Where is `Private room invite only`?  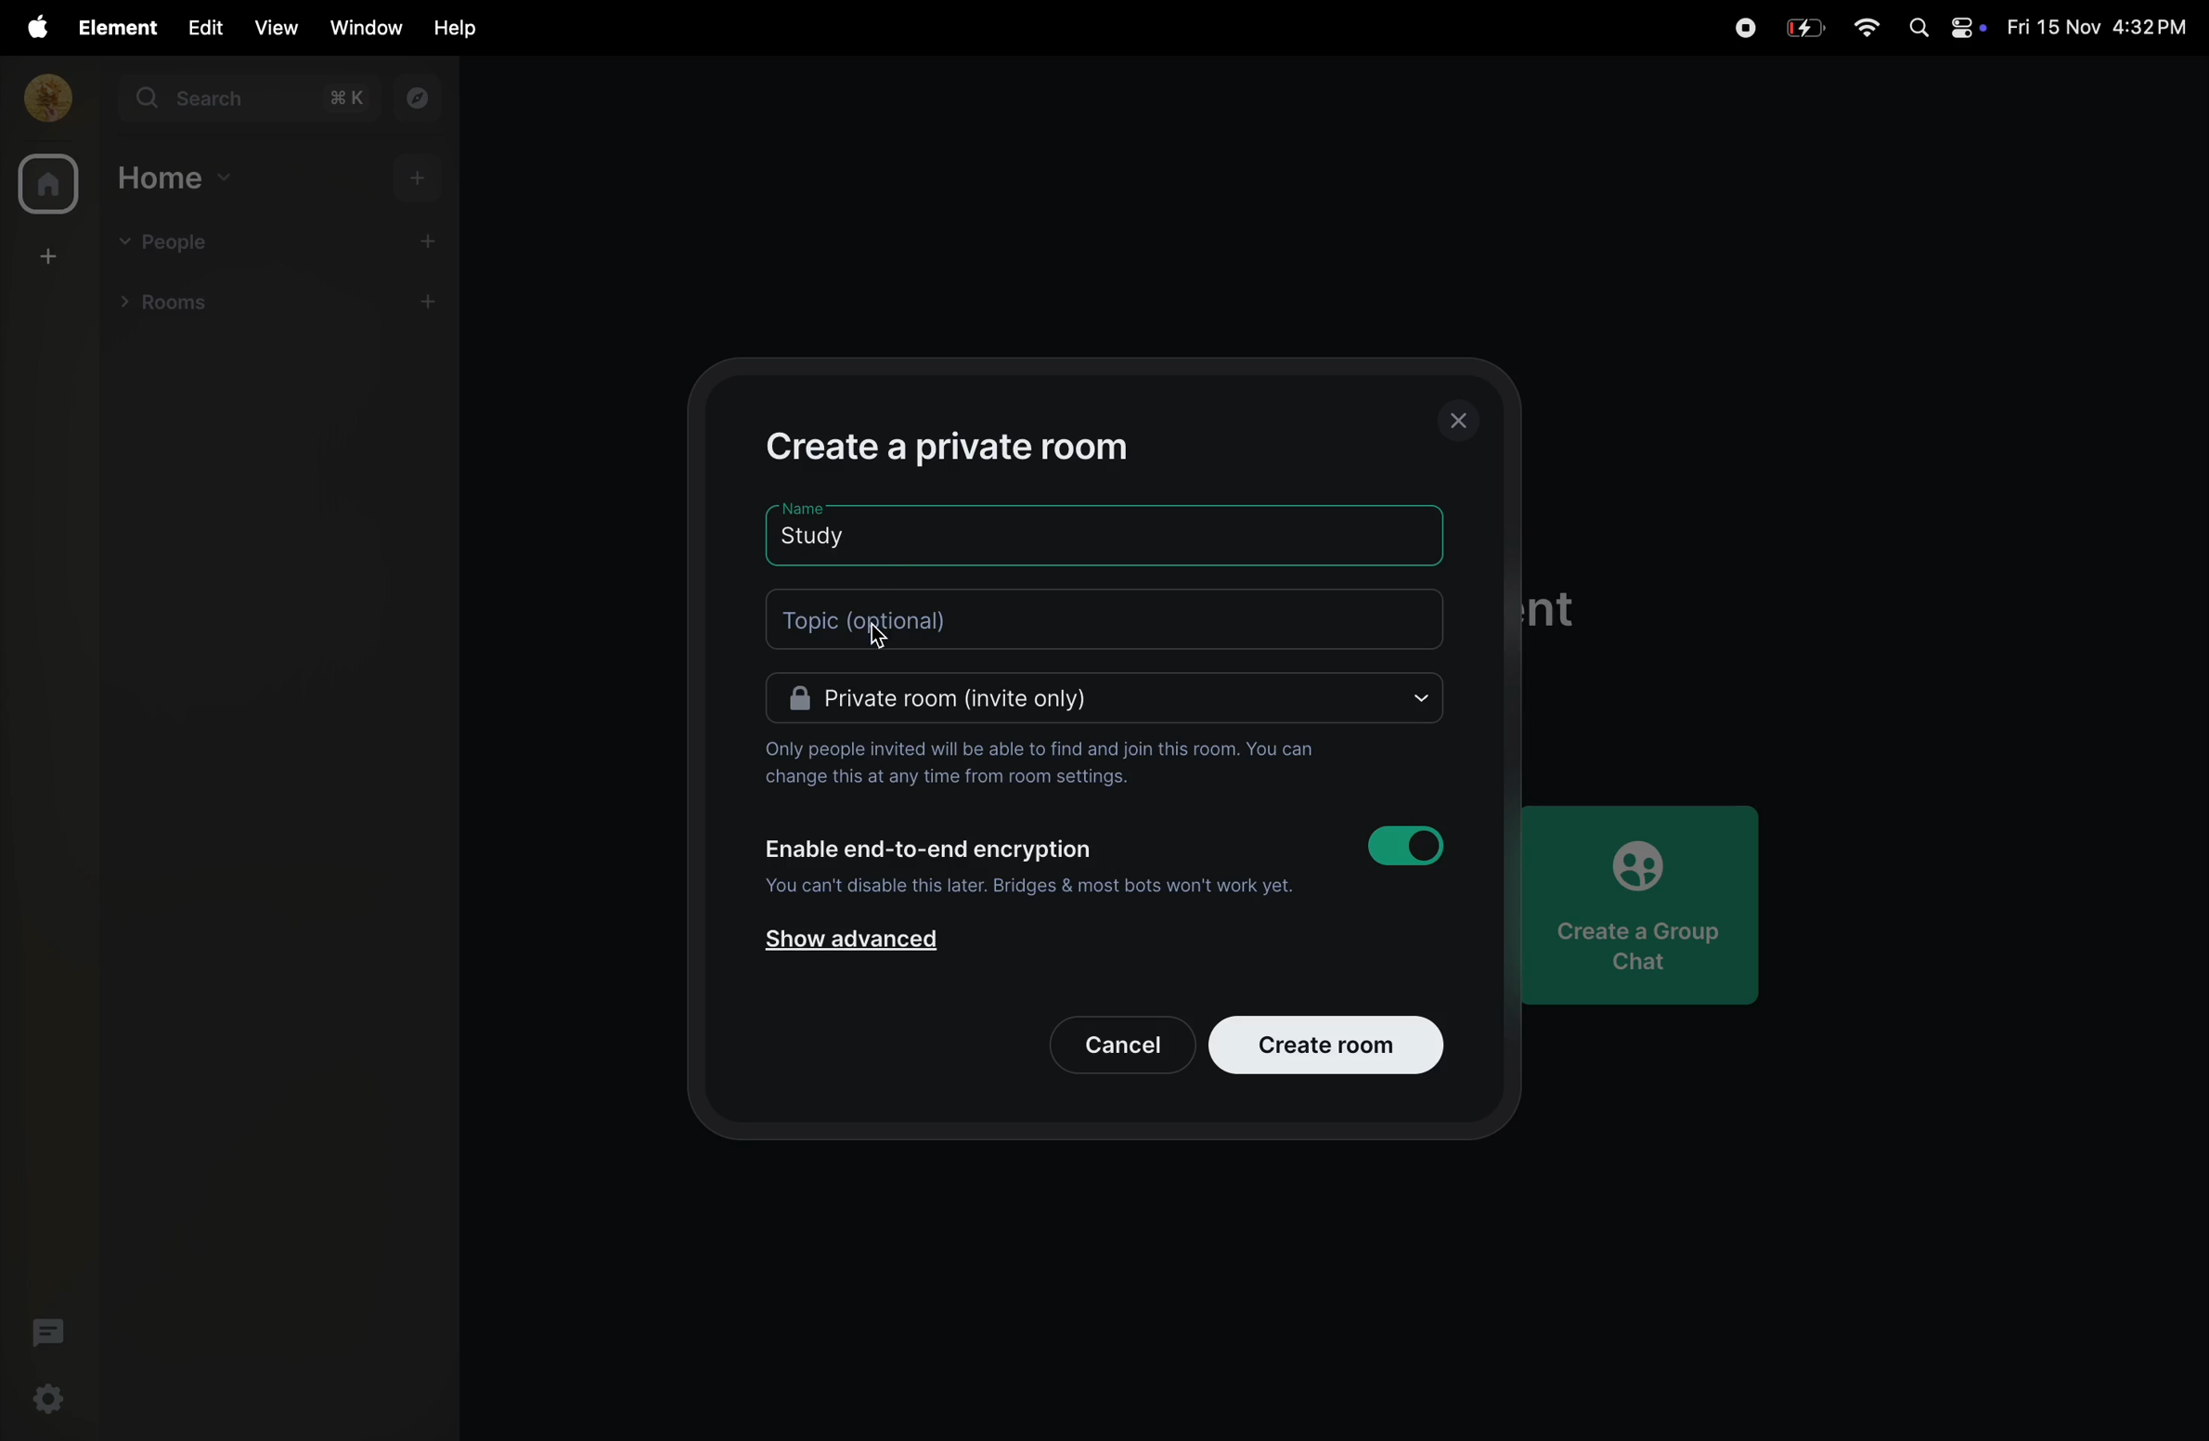 Private room invite only is located at coordinates (1106, 700).